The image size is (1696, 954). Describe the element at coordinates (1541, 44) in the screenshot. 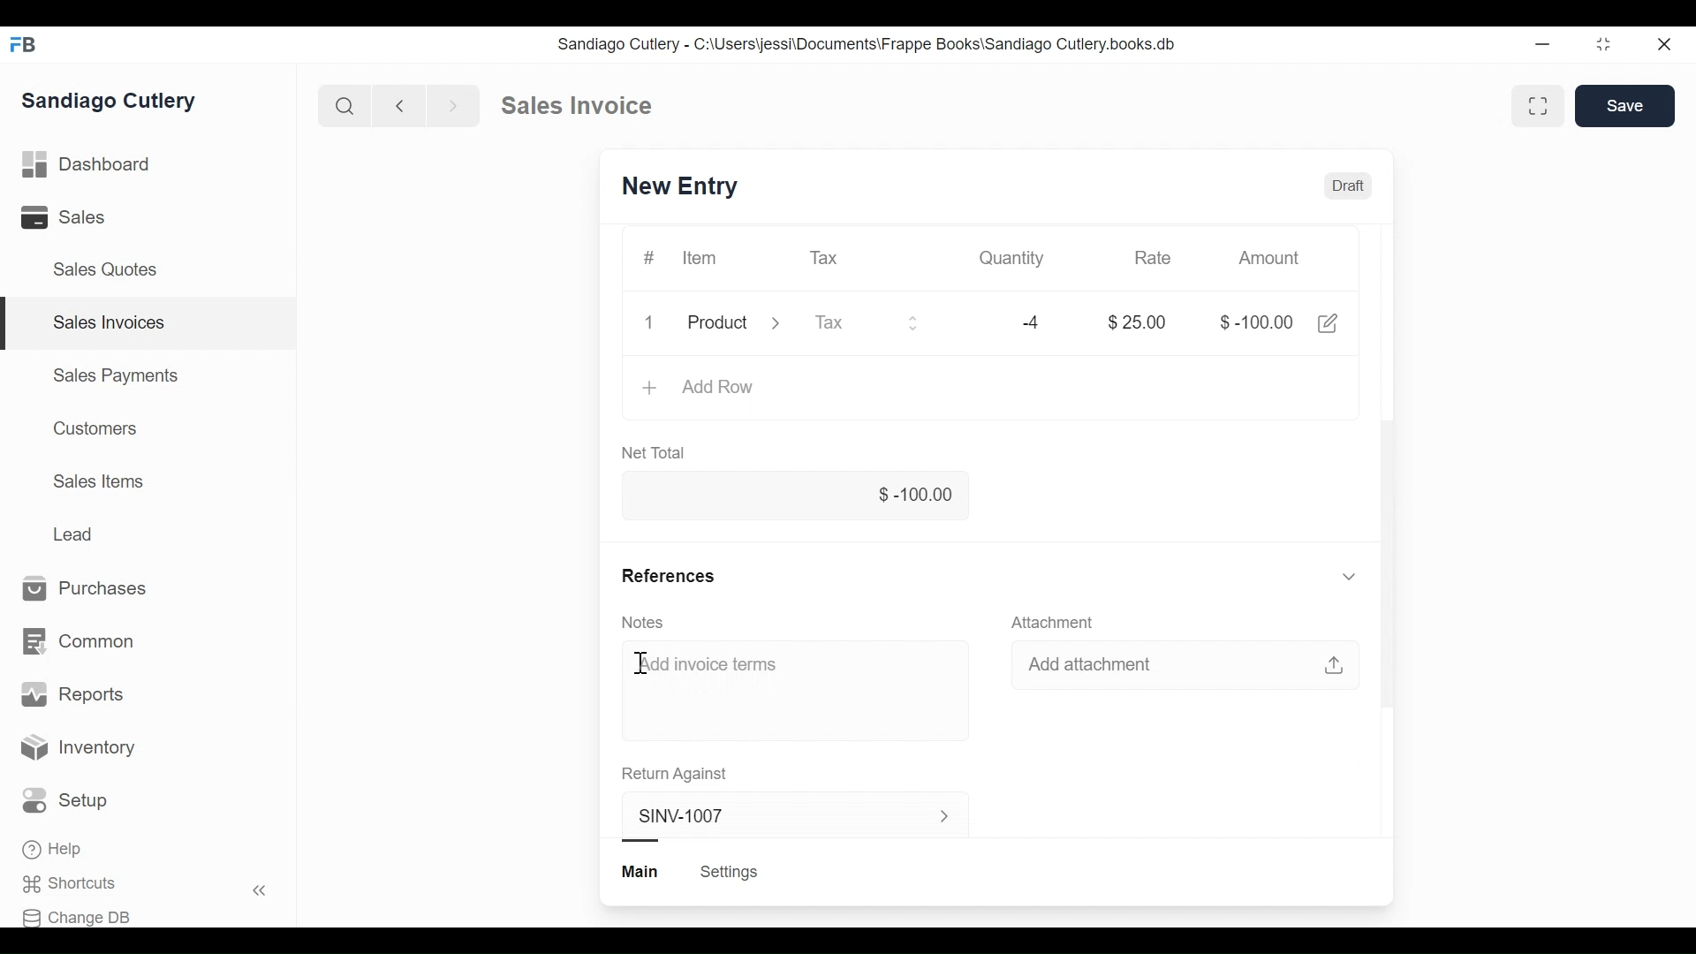

I see `Minimize` at that location.